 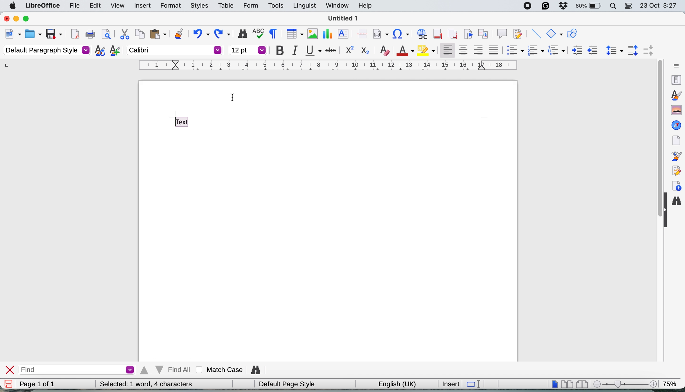 I want to click on new, so click(x=13, y=34).